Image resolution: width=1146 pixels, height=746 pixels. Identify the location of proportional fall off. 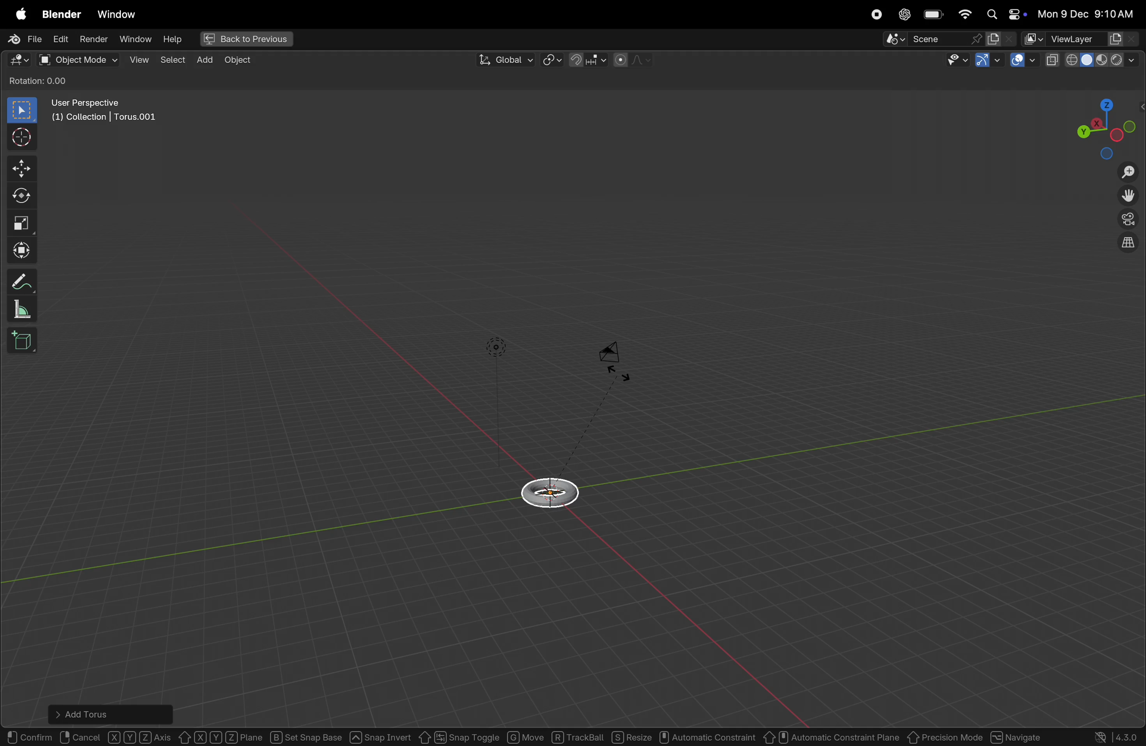
(631, 60).